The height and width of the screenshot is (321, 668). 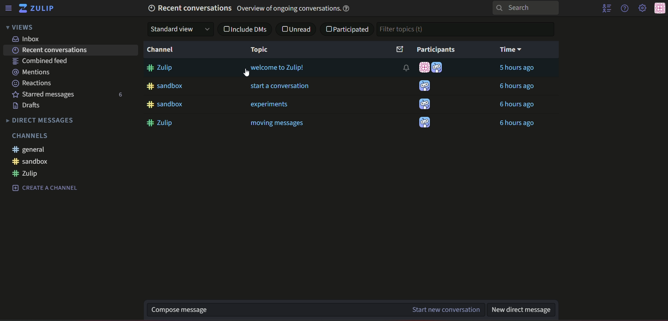 I want to click on #zulip, so click(x=27, y=174).